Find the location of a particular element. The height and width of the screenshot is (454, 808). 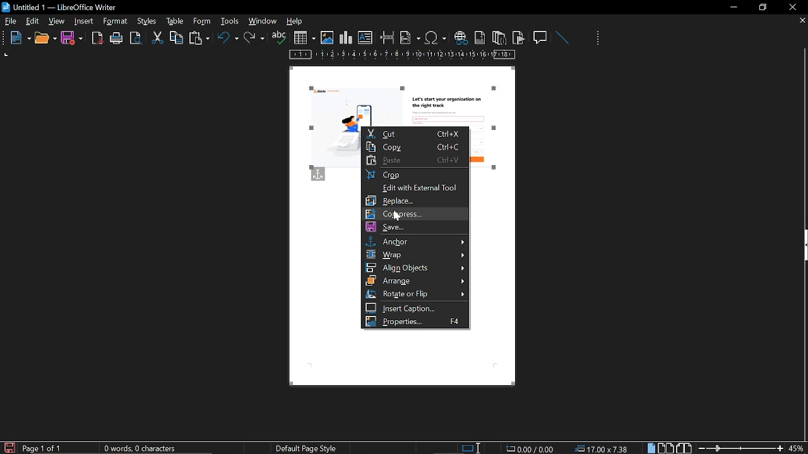

copy is located at coordinates (176, 37).